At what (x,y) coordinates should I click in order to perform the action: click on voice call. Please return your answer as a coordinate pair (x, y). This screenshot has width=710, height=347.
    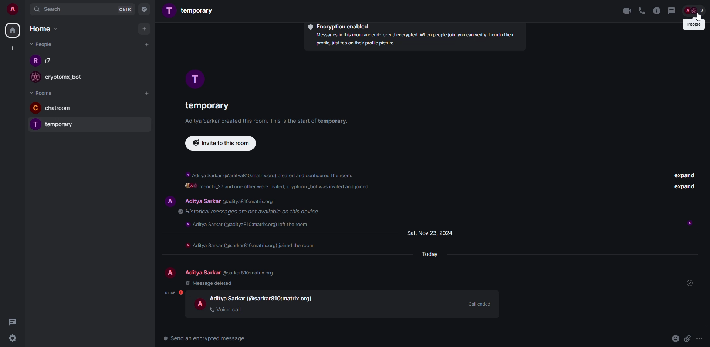
    Looking at the image, I should click on (227, 309).